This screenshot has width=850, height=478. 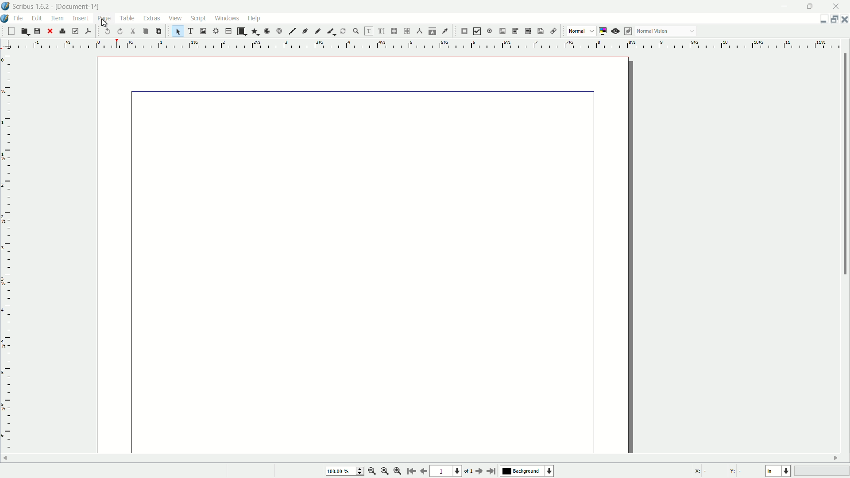 What do you see at coordinates (305, 32) in the screenshot?
I see `bezier curve` at bounding box center [305, 32].